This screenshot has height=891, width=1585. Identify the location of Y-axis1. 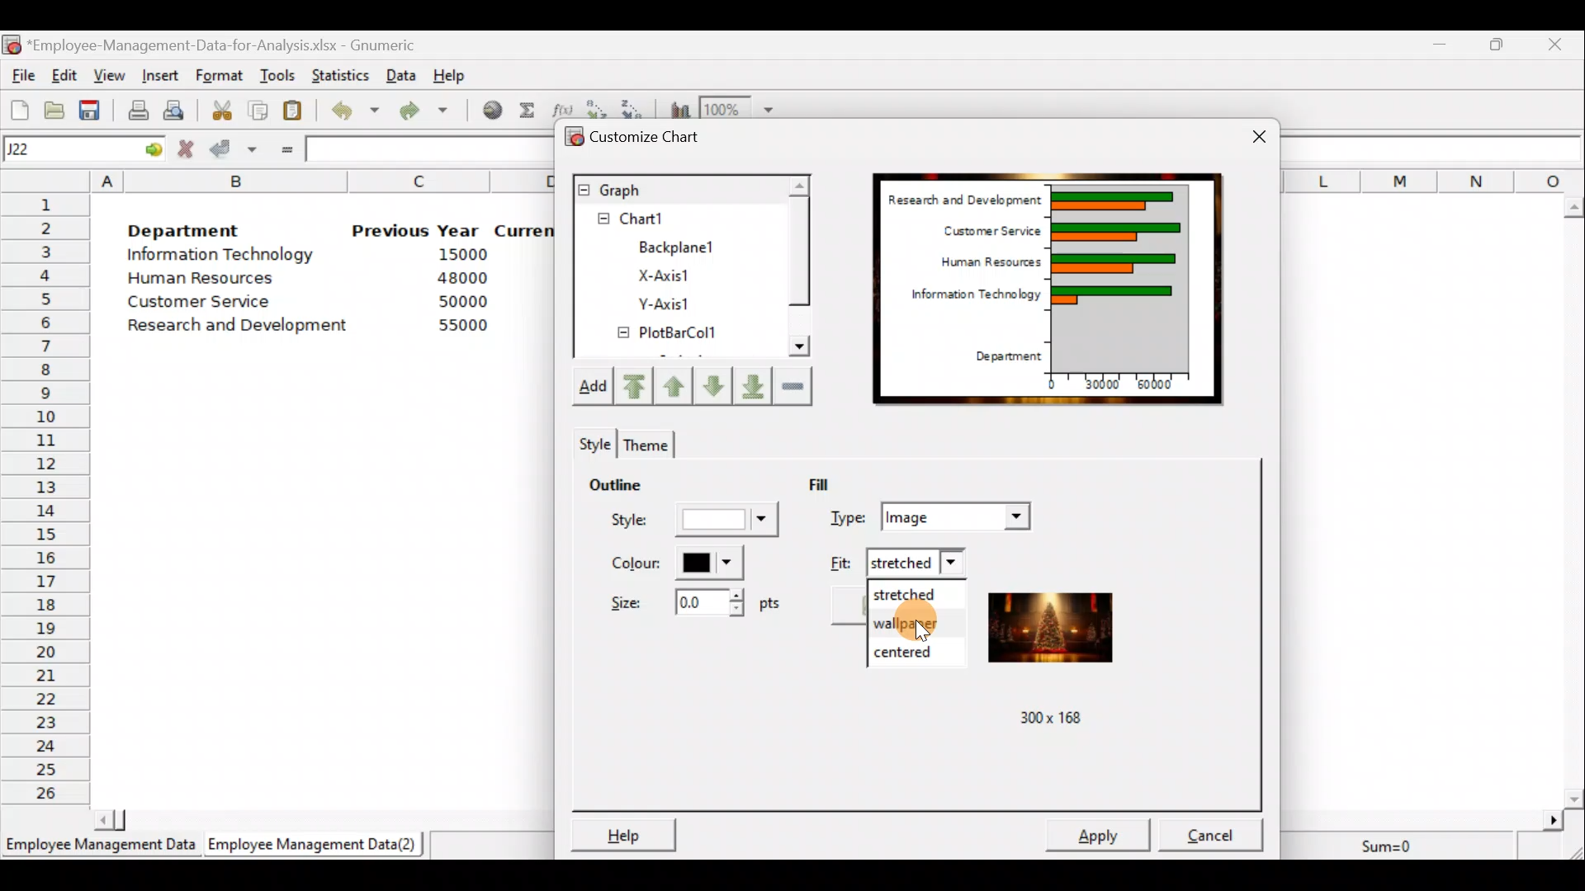
(662, 306).